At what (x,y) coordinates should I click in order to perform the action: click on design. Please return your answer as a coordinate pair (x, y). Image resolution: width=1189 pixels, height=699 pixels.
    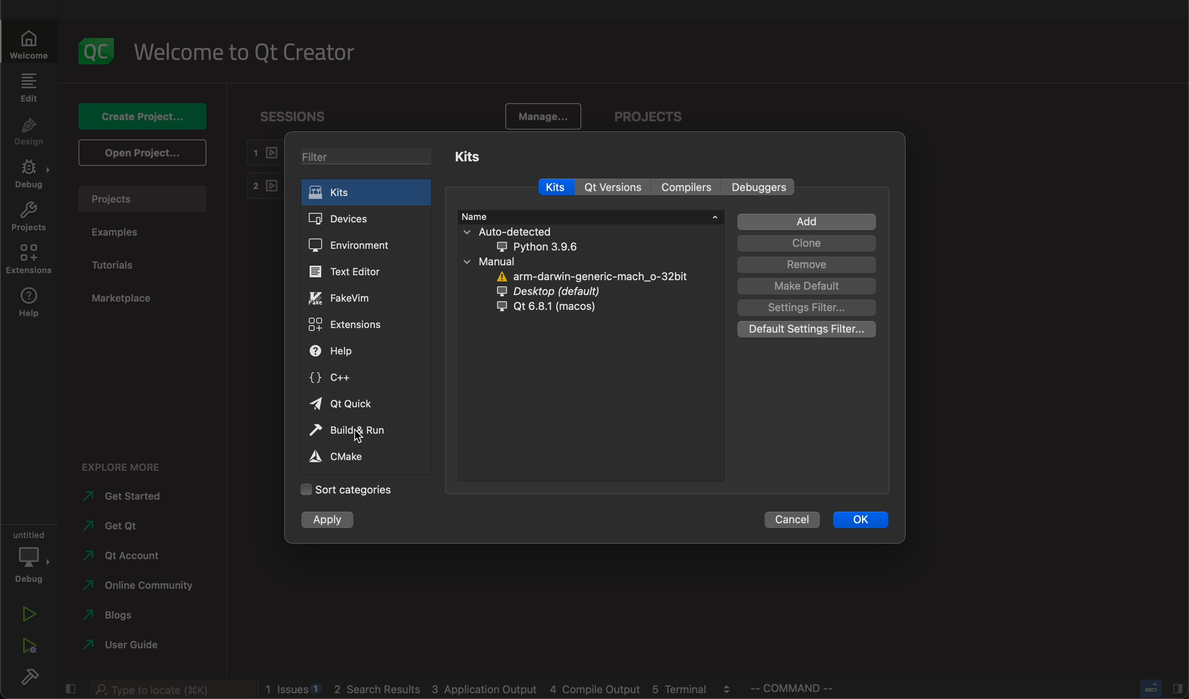
    Looking at the image, I should click on (30, 130).